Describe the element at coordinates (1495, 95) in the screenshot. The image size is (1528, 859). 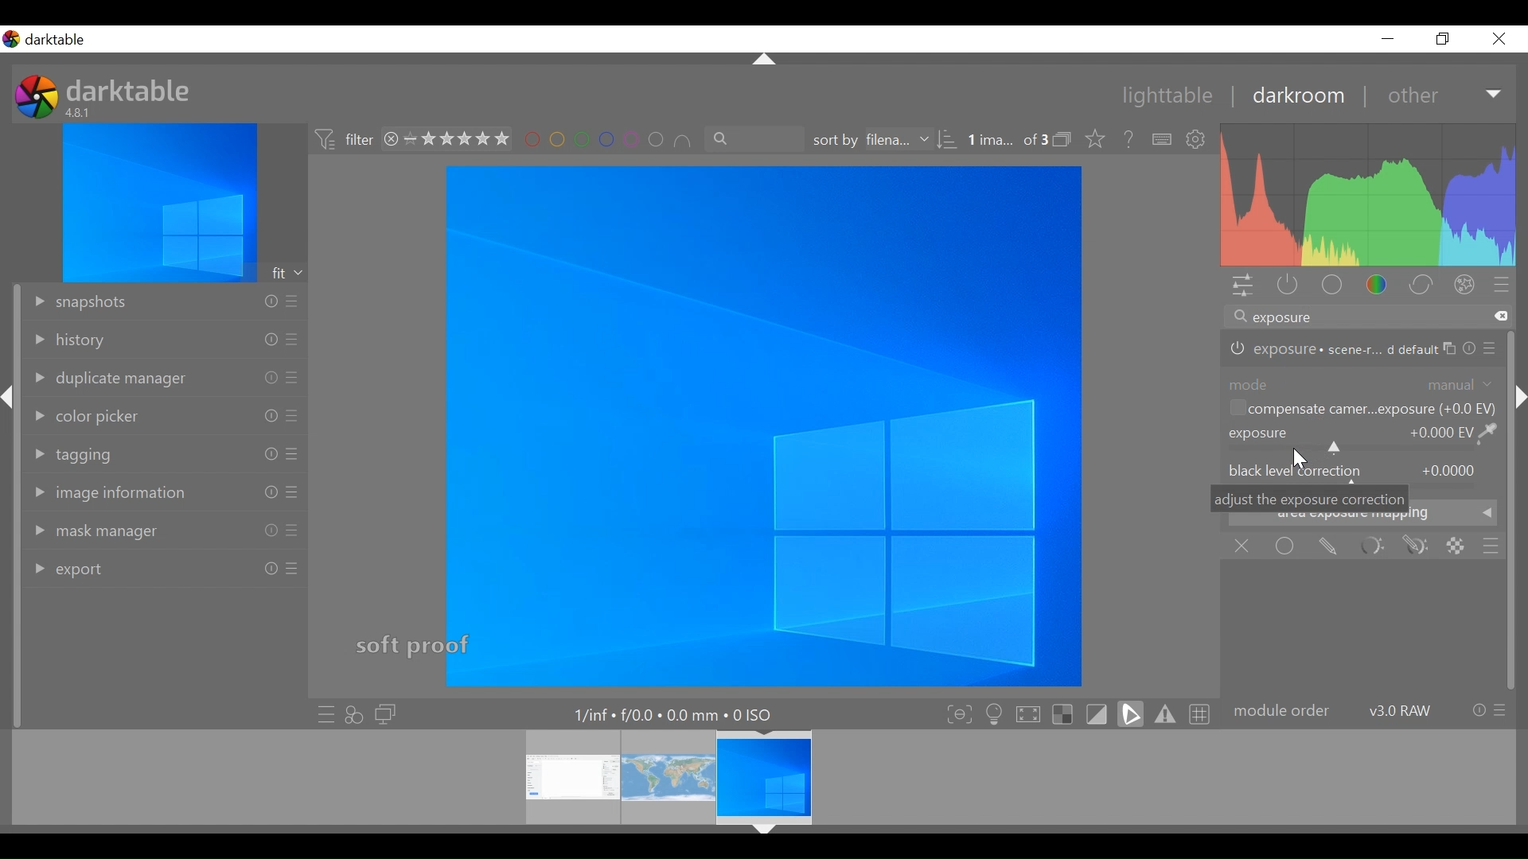
I see `Expand` at that location.